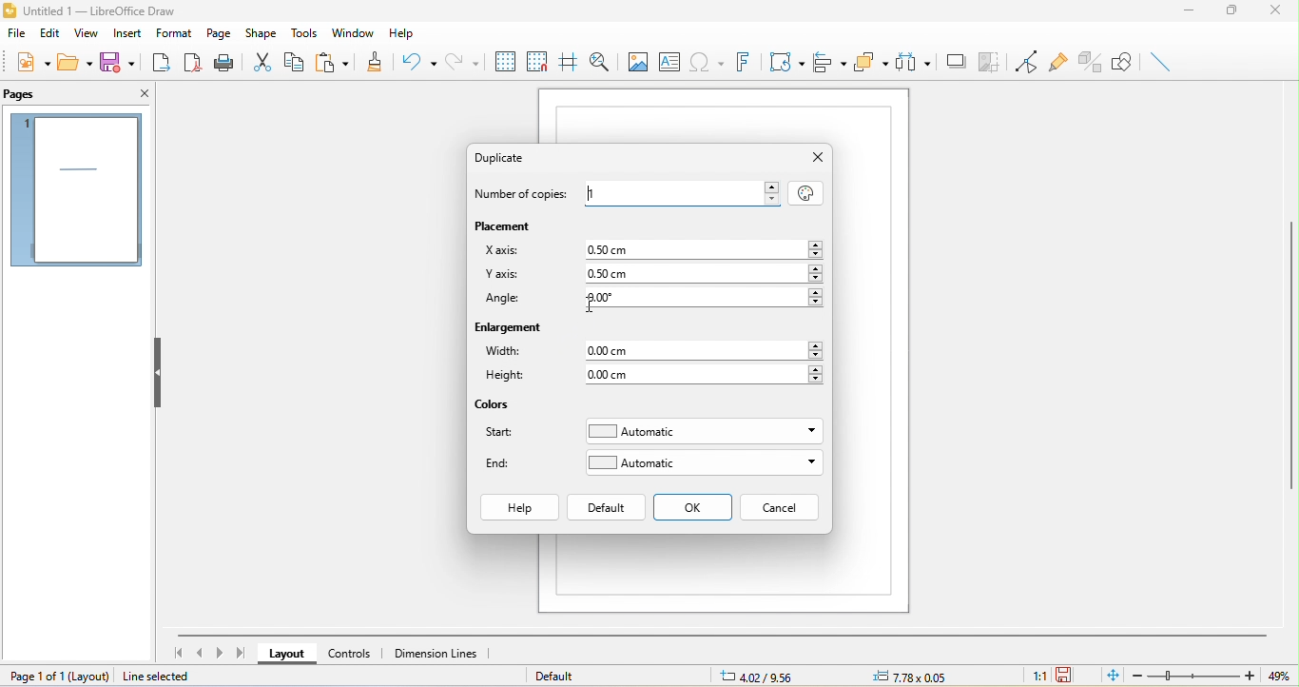 The image size is (1299, 687). What do you see at coordinates (915, 65) in the screenshot?
I see `select at least three object to distribute` at bounding box center [915, 65].